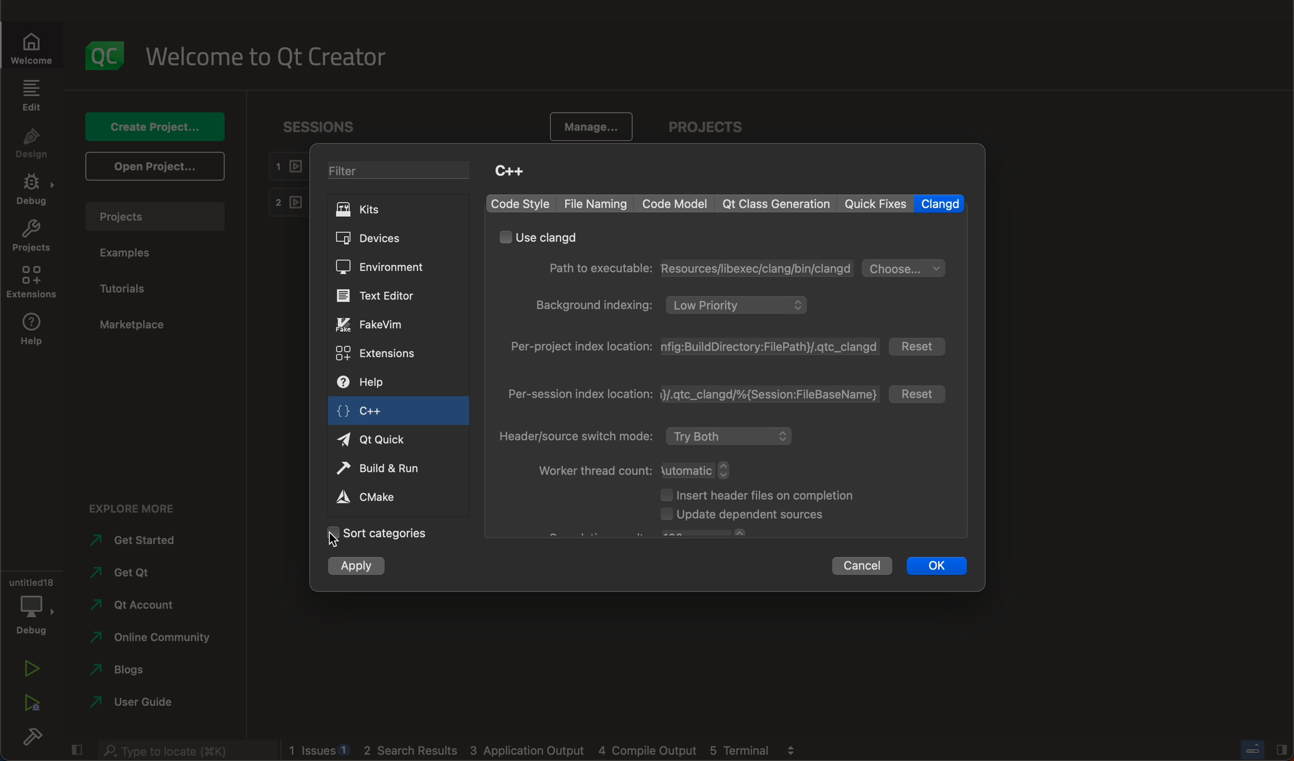 The width and height of the screenshot is (1294, 761). I want to click on kits, so click(378, 210).